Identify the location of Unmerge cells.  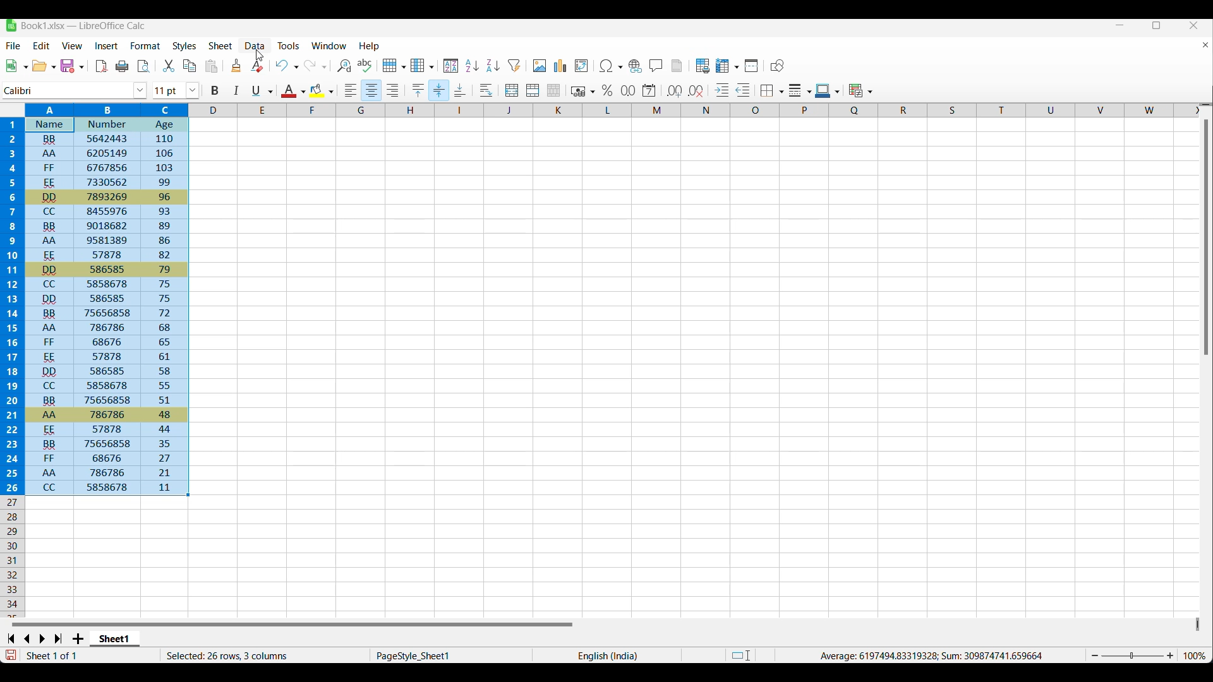
(554, 90).